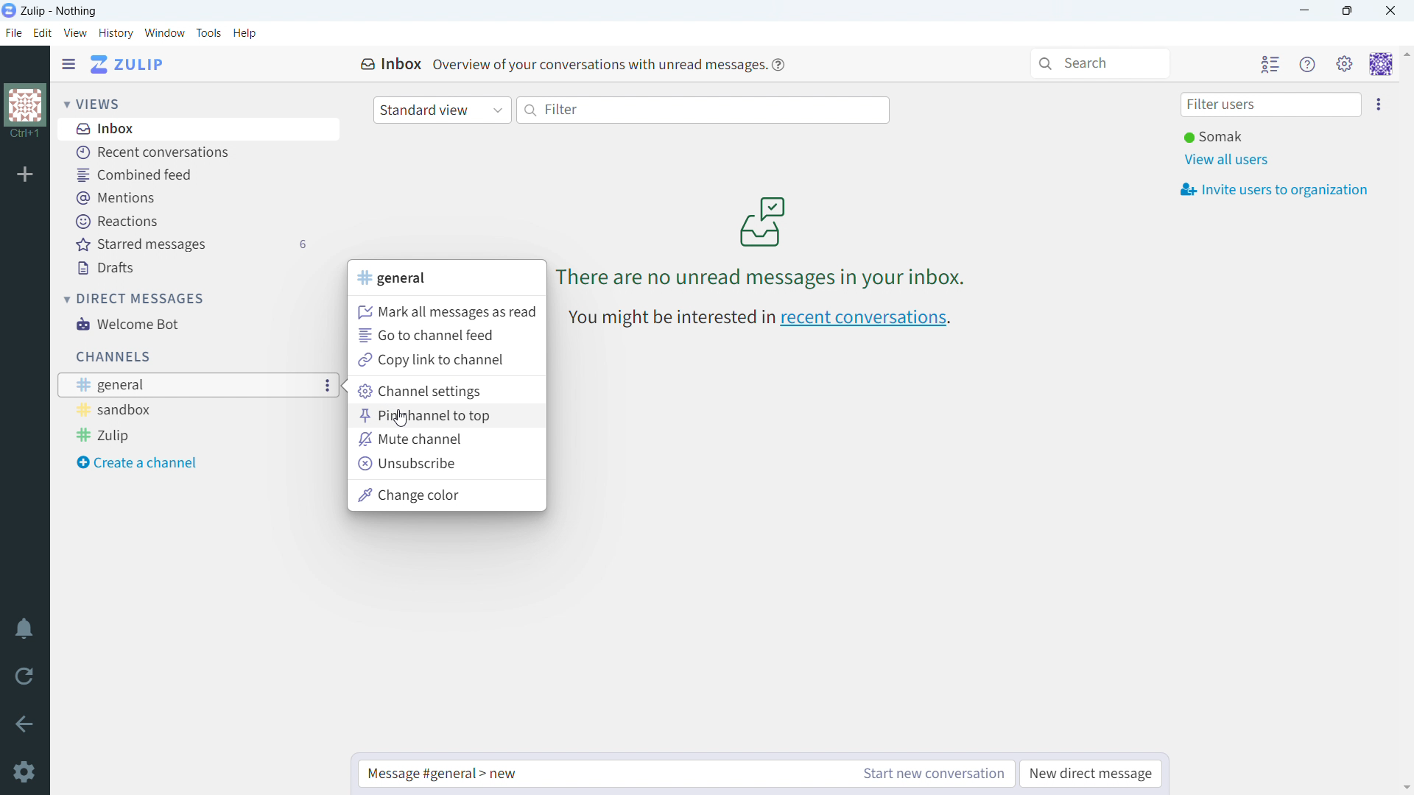 Image resolution: width=1414 pixels, height=795 pixels. What do you see at coordinates (447, 360) in the screenshot?
I see `copy linkto channel` at bounding box center [447, 360].